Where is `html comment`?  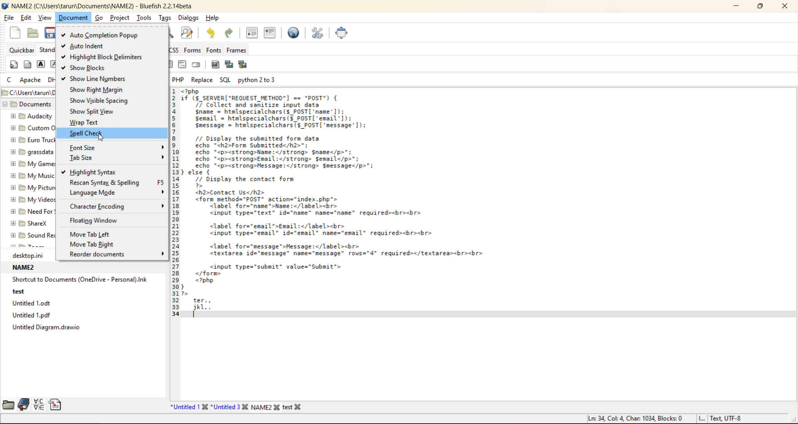
html comment is located at coordinates (182, 63).